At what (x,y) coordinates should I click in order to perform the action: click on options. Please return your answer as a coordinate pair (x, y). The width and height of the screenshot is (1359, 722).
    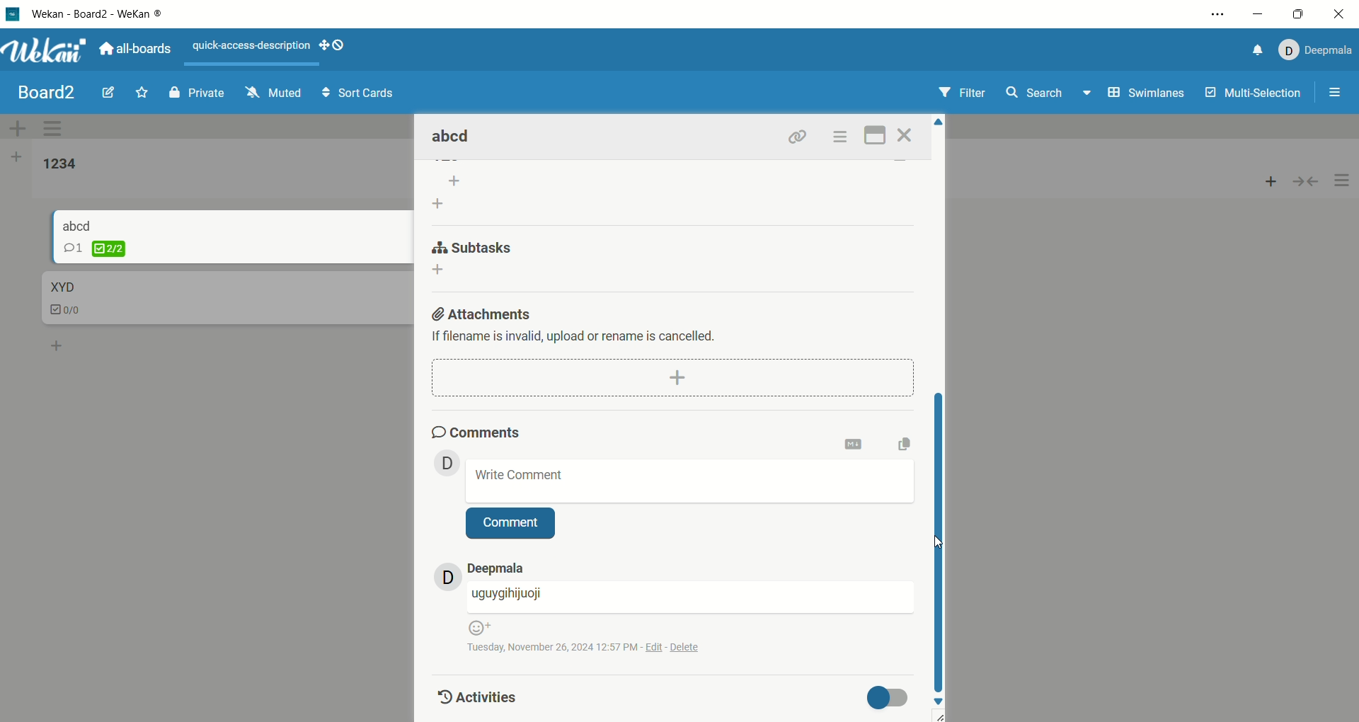
    Looking at the image, I should click on (1220, 14).